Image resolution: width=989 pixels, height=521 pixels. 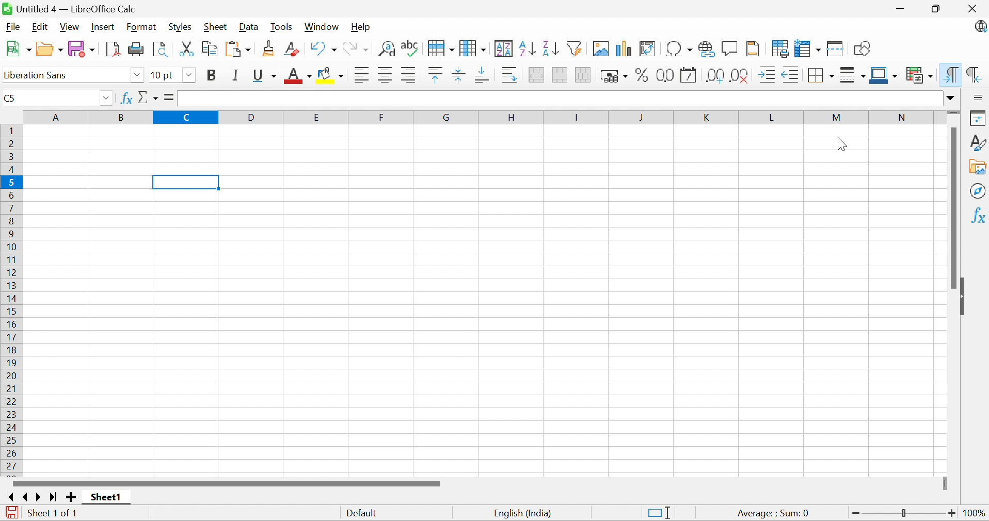 I want to click on Minimize, so click(x=902, y=10).